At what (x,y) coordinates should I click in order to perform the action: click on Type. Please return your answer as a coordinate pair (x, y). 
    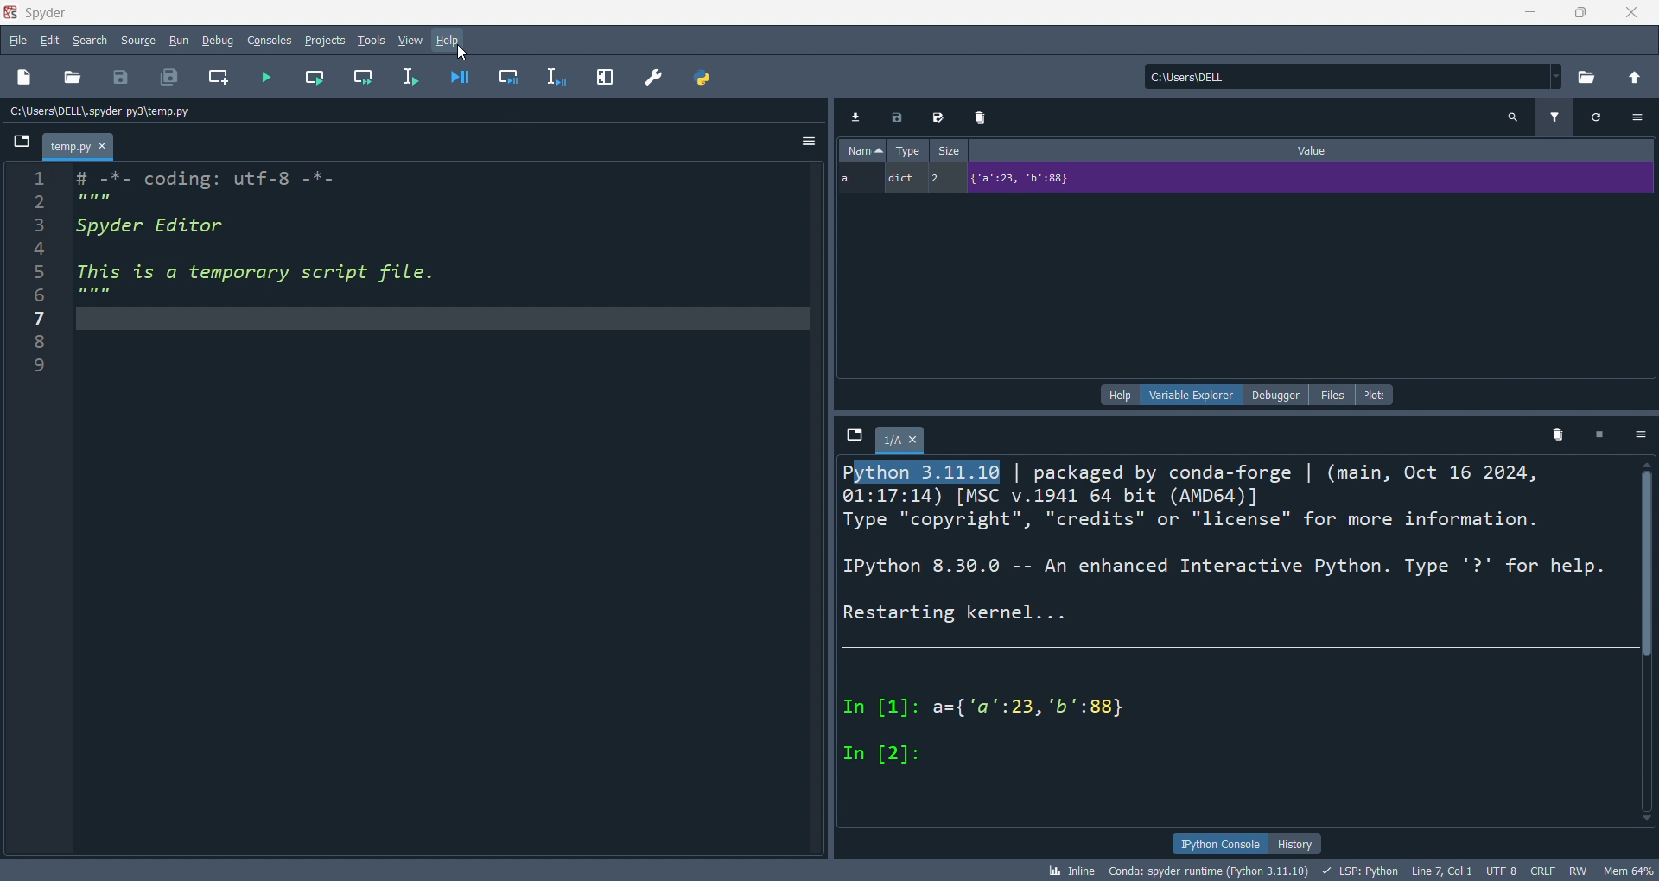
    Looking at the image, I should click on (908, 149).